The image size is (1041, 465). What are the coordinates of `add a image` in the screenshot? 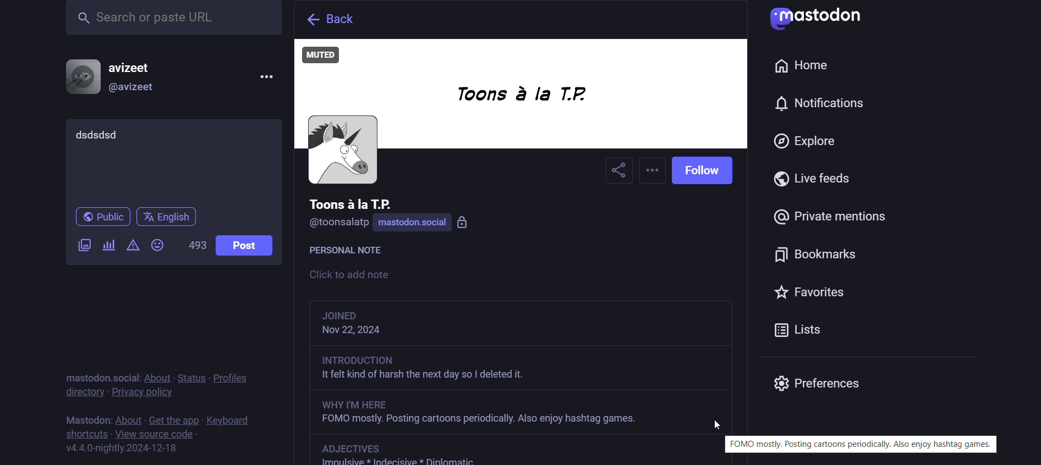 It's located at (85, 246).